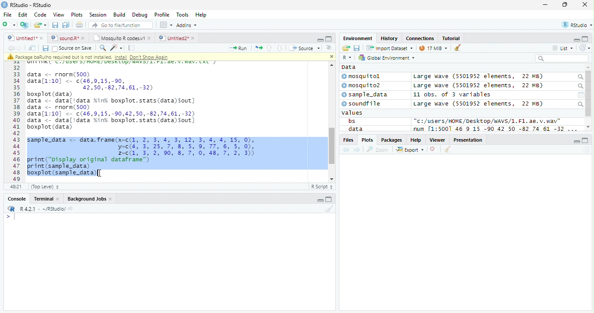 Image resolution: width=594 pixels, height=313 pixels. What do you see at coordinates (410, 150) in the screenshot?
I see `Export` at bounding box center [410, 150].